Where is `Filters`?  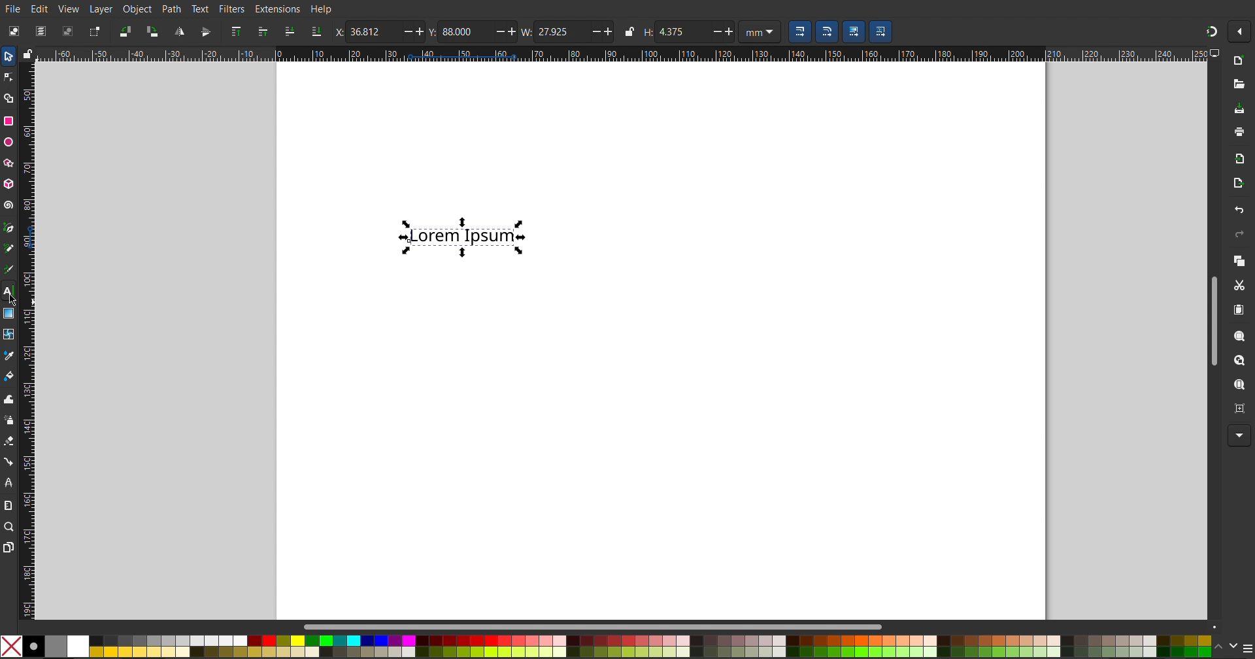 Filters is located at coordinates (233, 9).